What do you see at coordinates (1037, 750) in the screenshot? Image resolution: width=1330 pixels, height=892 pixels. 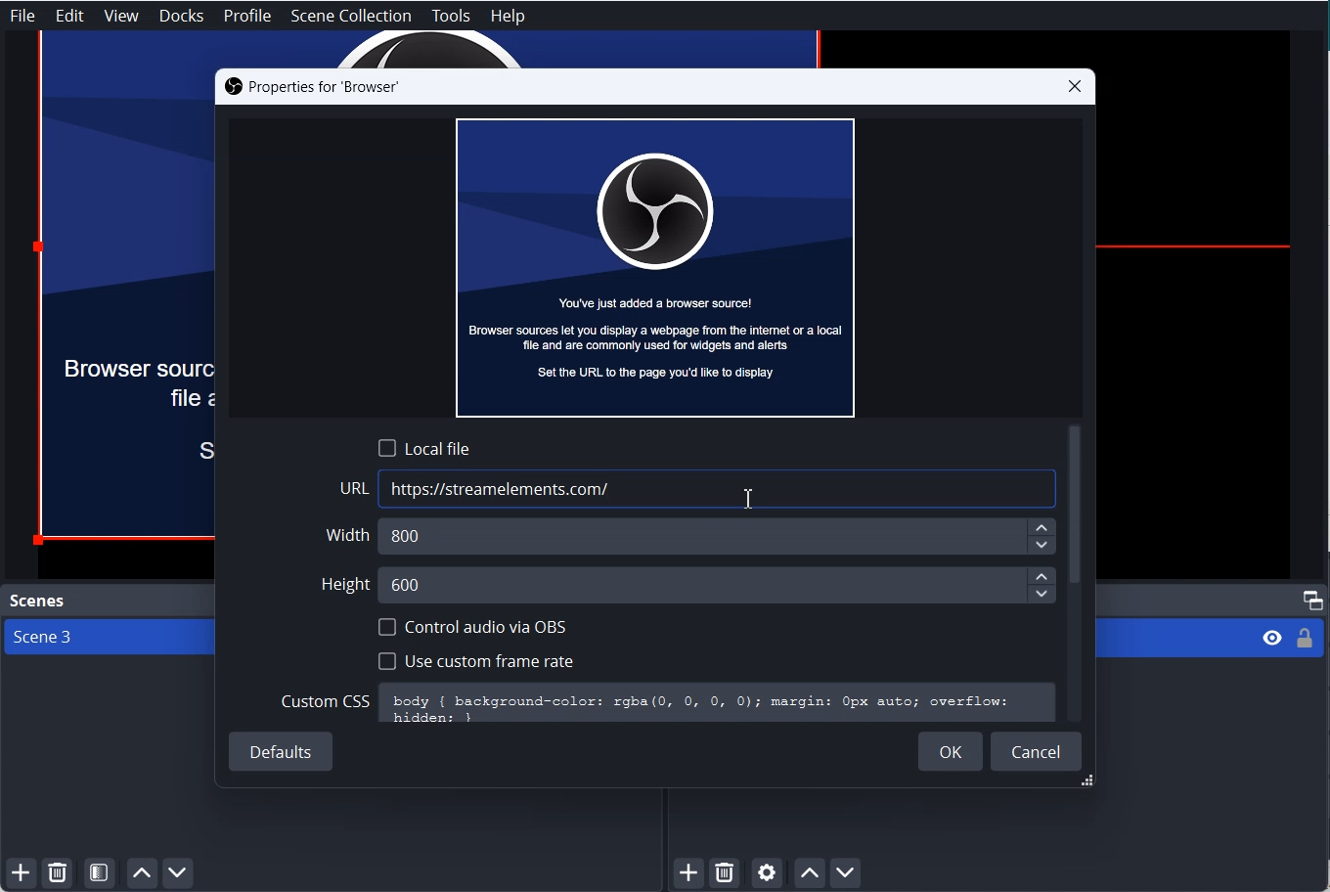 I see `Cancel` at bounding box center [1037, 750].